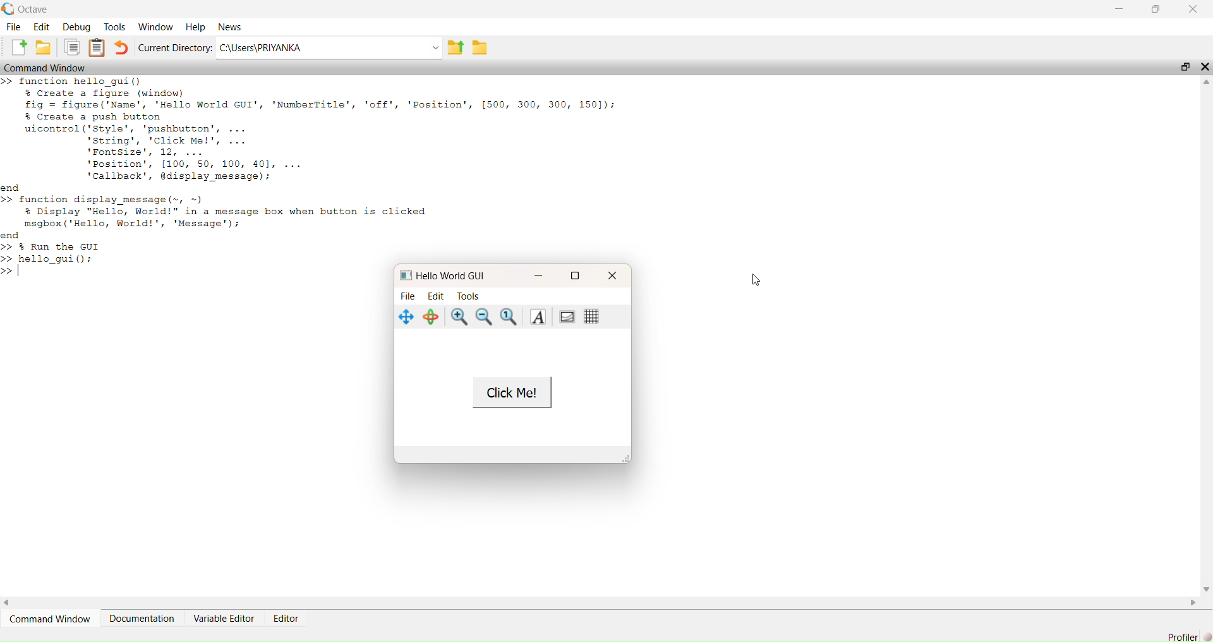 This screenshot has width=1213, height=642. Describe the element at coordinates (229, 26) in the screenshot. I see `News` at that location.